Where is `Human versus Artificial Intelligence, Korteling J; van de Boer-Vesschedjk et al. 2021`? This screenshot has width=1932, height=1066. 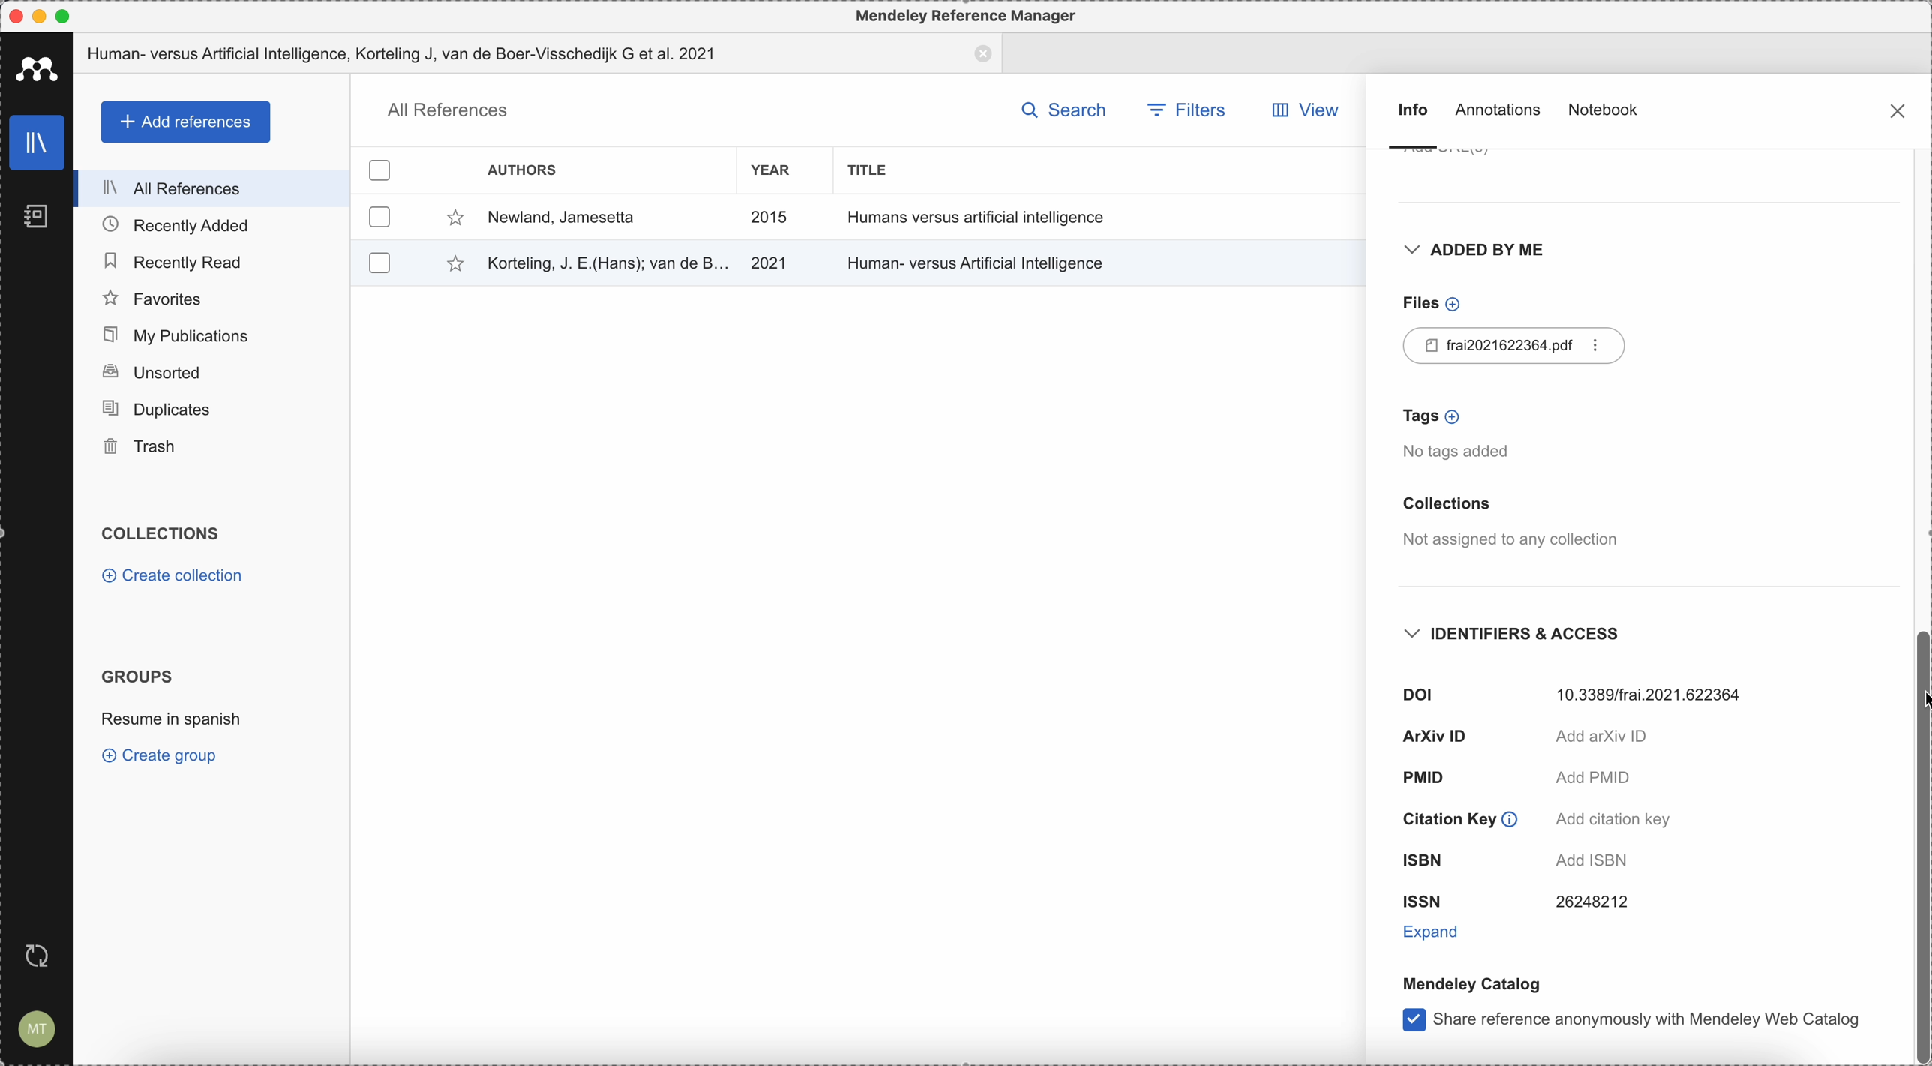 Human versus Artificial Intelligence, Korteling J; van de Boer-Vesschedjk et al. 2021 is located at coordinates (540, 55).